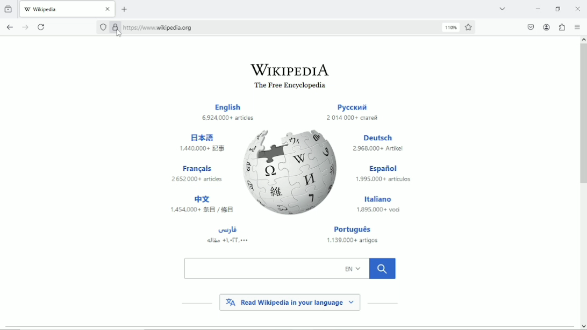 This screenshot has width=587, height=330. What do you see at coordinates (451, 27) in the screenshot?
I see `zoom factor` at bounding box center [451, 27].